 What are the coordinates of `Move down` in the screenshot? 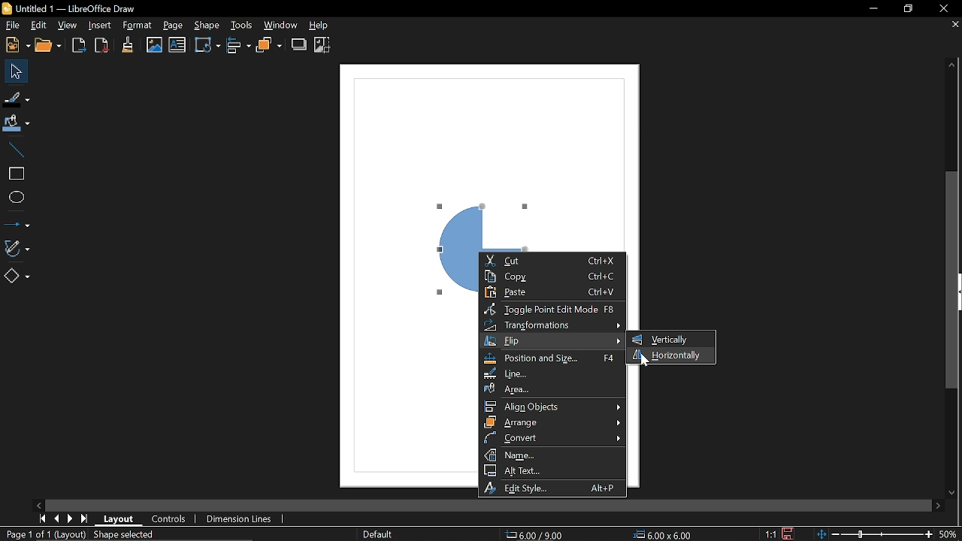 It's located at (954, 491).